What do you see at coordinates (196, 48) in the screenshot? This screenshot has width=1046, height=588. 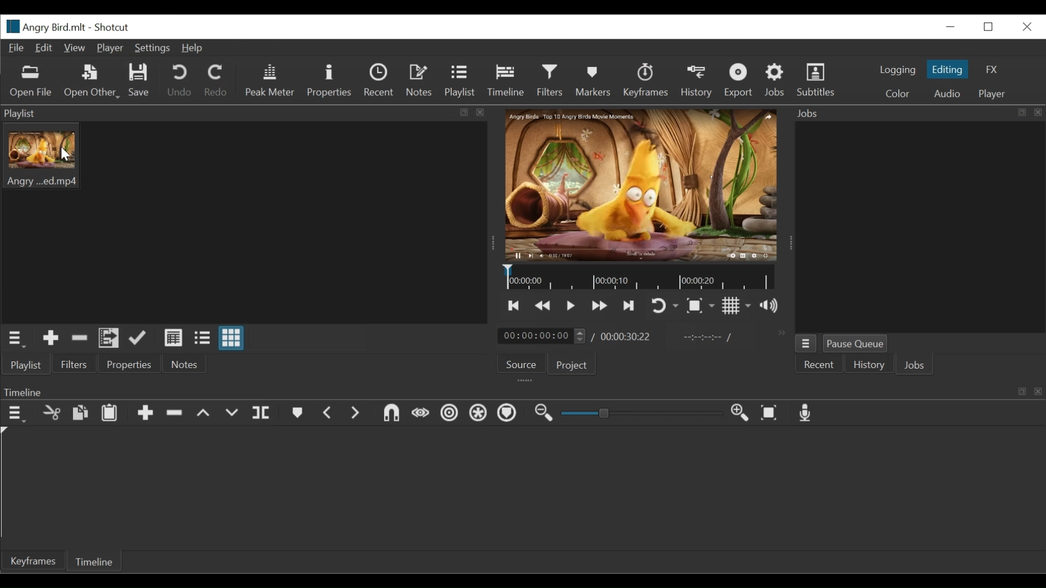 I see `Help` at bounding box center [196, 48].